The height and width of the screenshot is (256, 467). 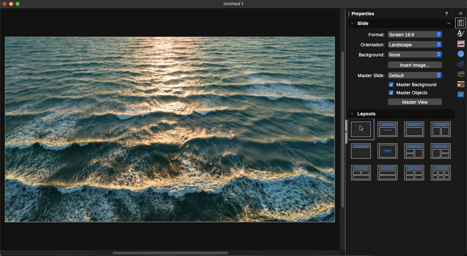 What do you see at coordinates (401, 105) in the screenshot?
I see `Cursor` at bounding box center [401, 105].